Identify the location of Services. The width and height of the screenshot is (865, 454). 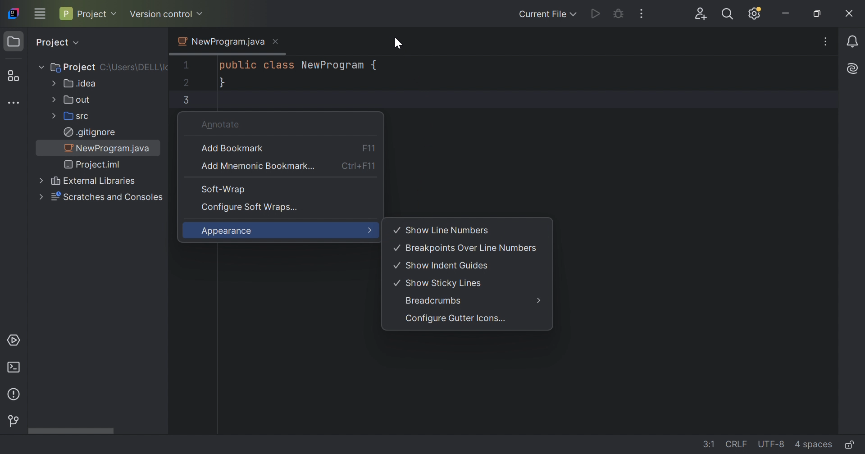
(13, 340).